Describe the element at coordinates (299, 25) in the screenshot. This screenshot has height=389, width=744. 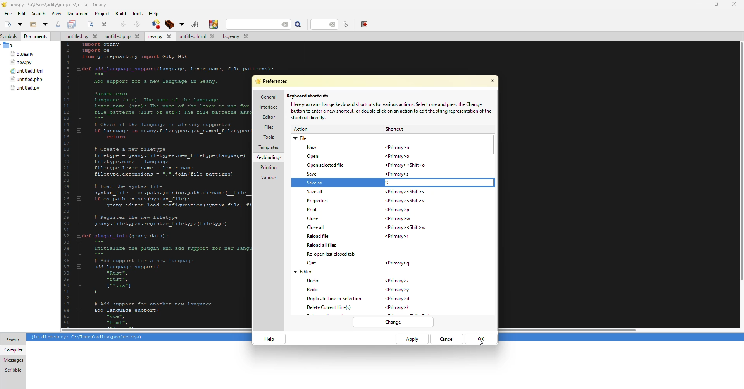
I see `search` at that location.